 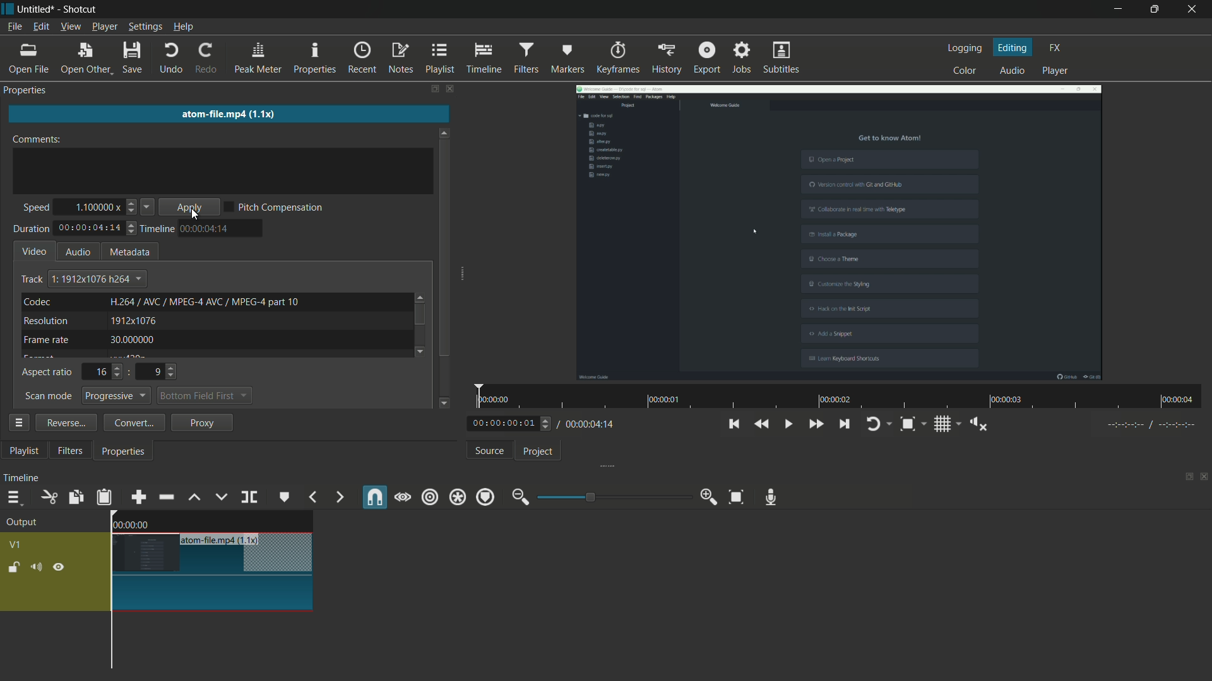 What do you see at coordinates (37, 9) in the screenshot?
I see `project name` at bounding box center [37, 9].